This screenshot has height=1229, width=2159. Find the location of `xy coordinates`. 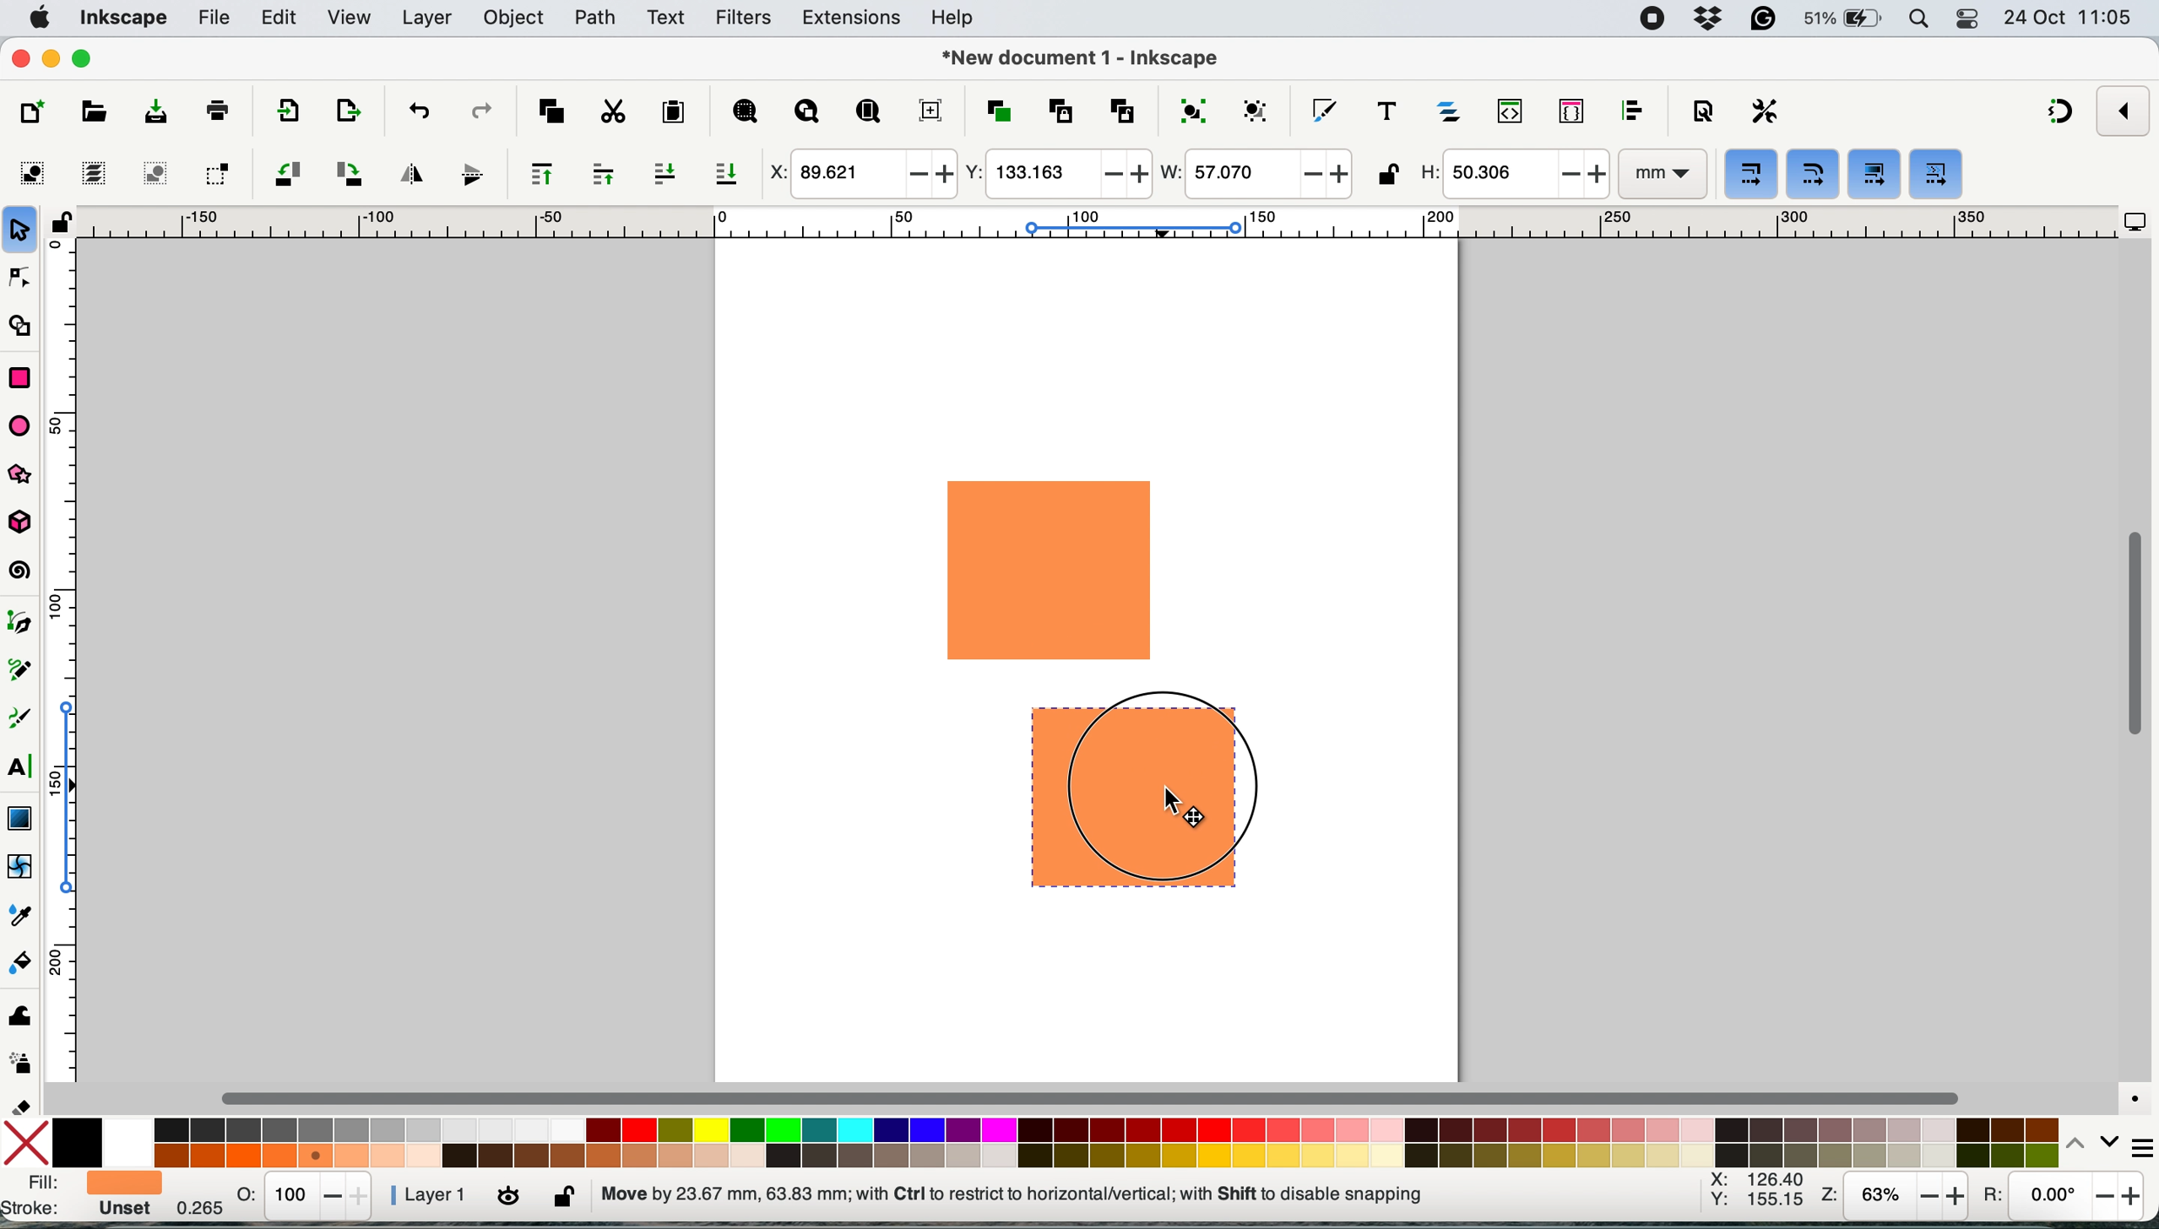

xy coordinates is located at coordinates (1756, 1195).